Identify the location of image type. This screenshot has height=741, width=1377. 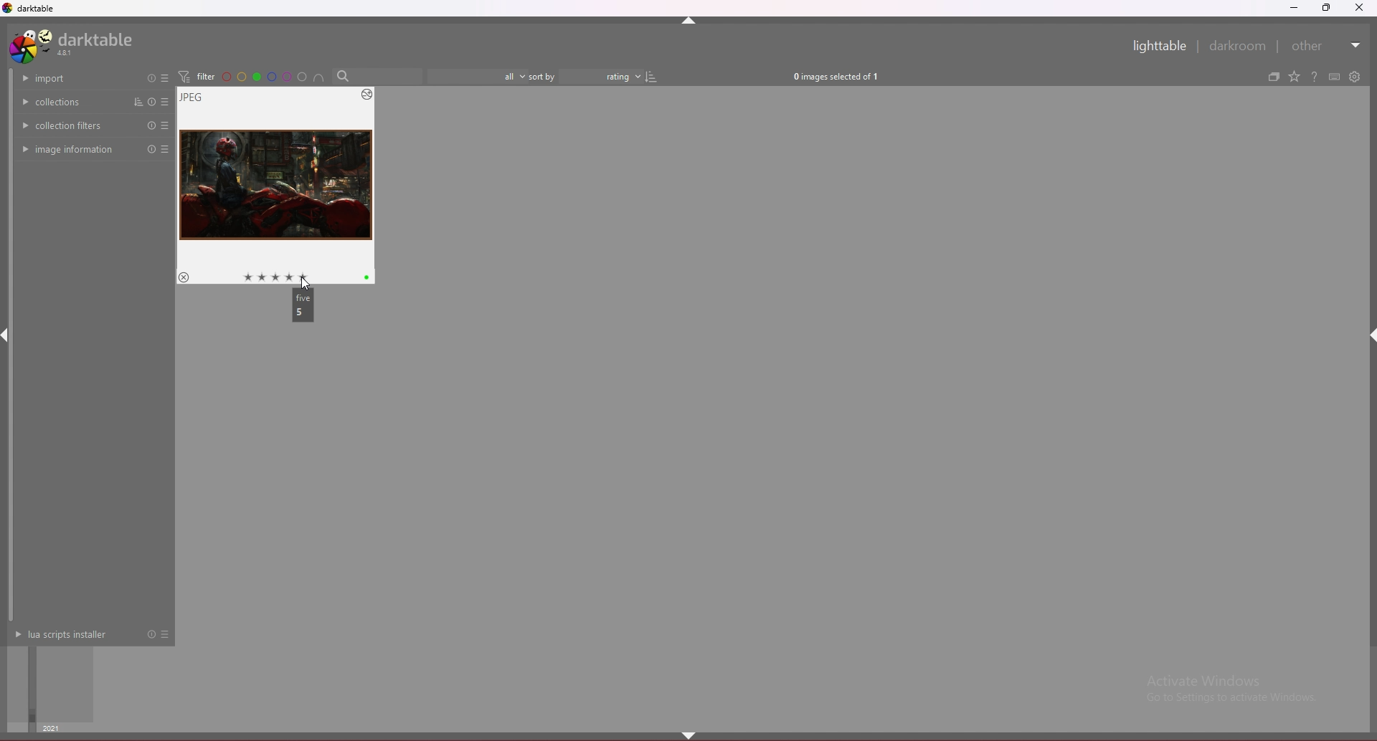
(191, 97).